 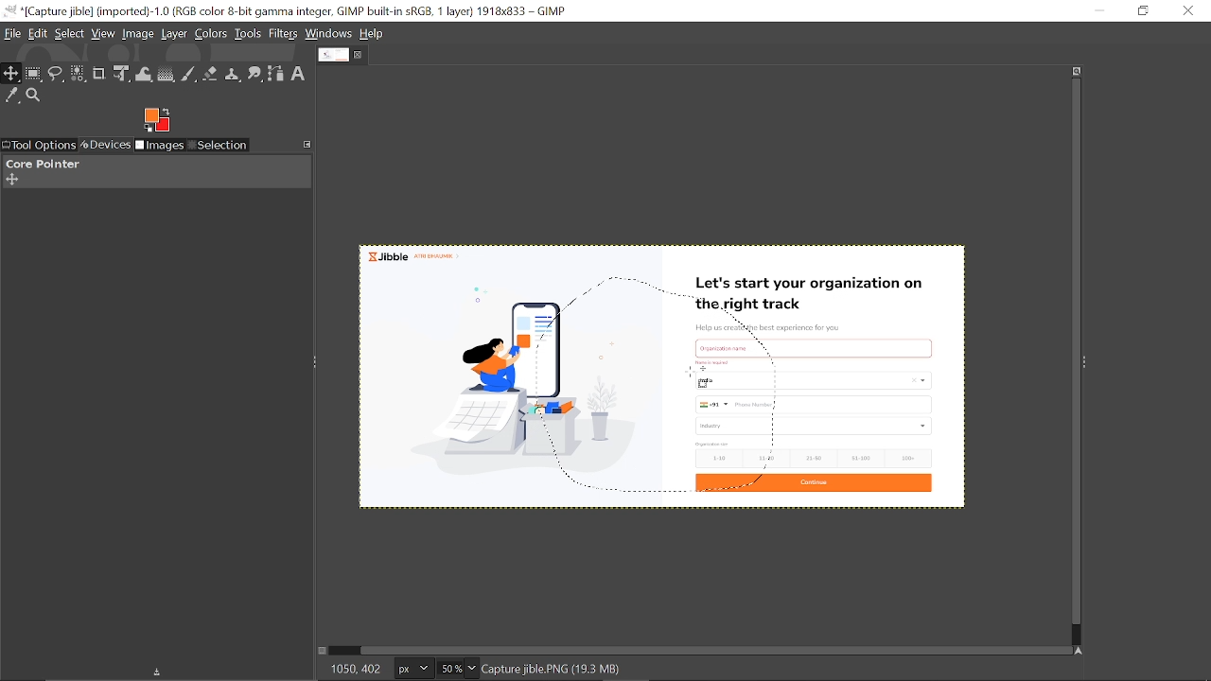 I want to click on Paintbrush tool, so click(x=189, y=76).